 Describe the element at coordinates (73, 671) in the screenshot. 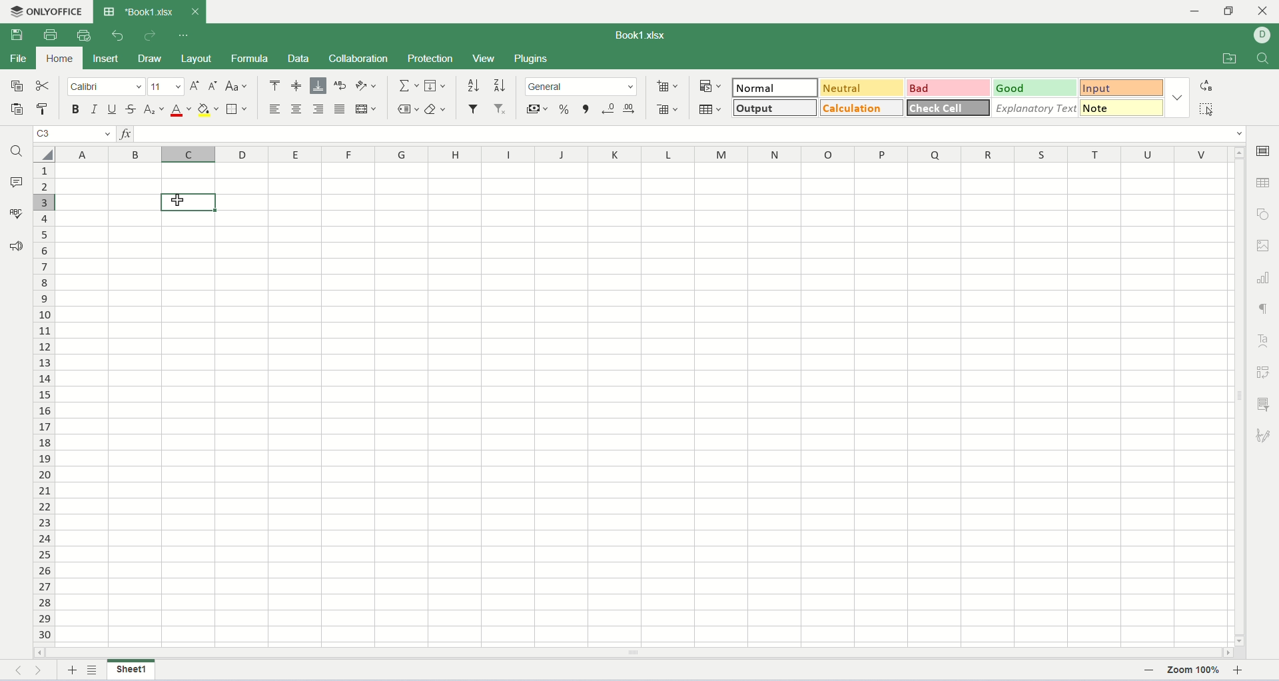

I see `new sheet` at that location.